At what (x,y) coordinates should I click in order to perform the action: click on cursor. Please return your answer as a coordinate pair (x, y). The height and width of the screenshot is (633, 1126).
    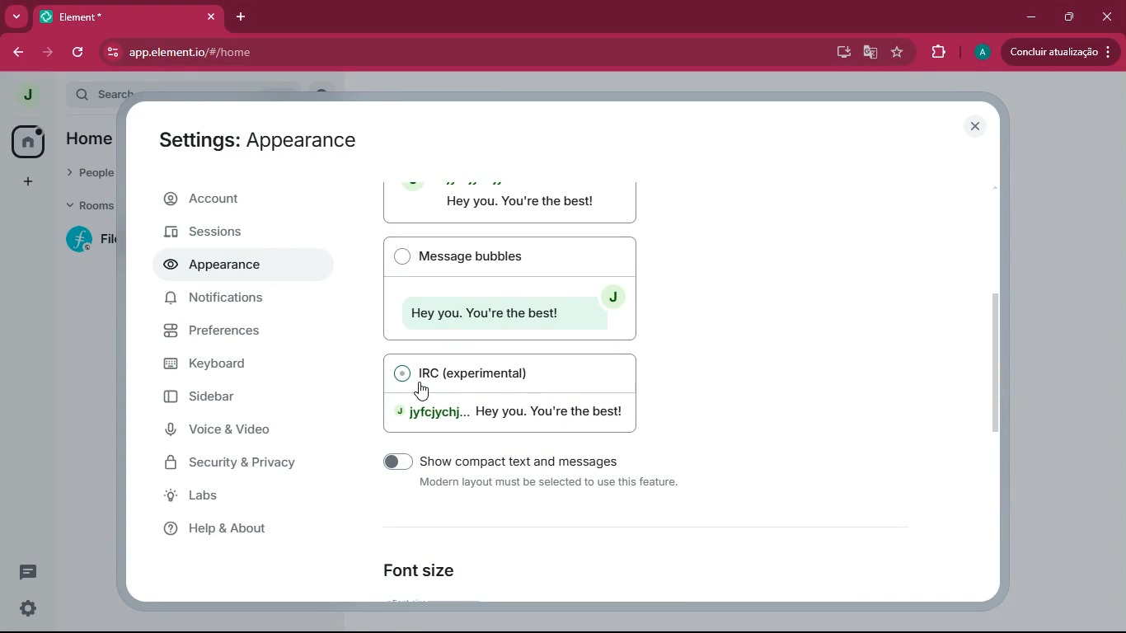
    Looking at the image, I should click on (415, 384).